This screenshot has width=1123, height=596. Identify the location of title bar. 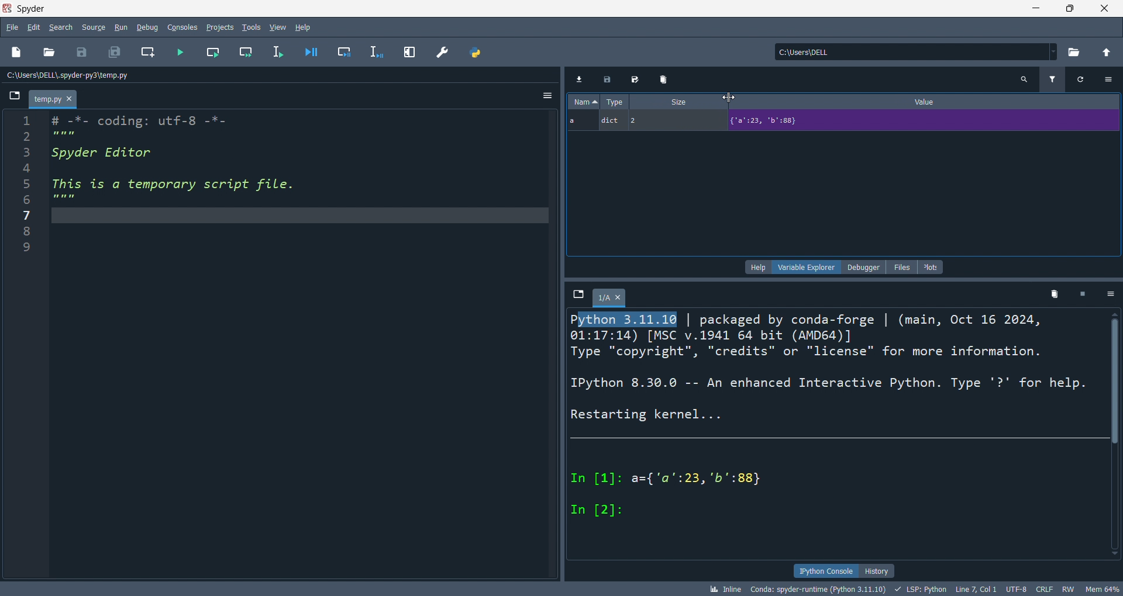
(508, 9).